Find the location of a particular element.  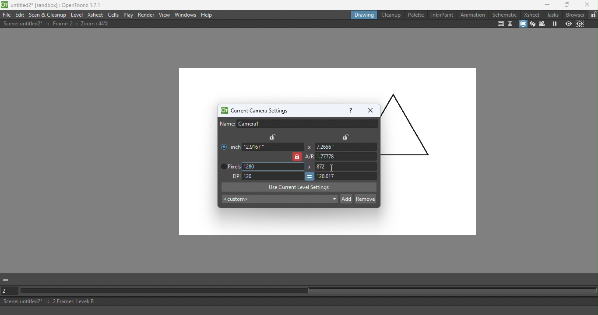

Enter pixel is located at coordinates (347, 177).